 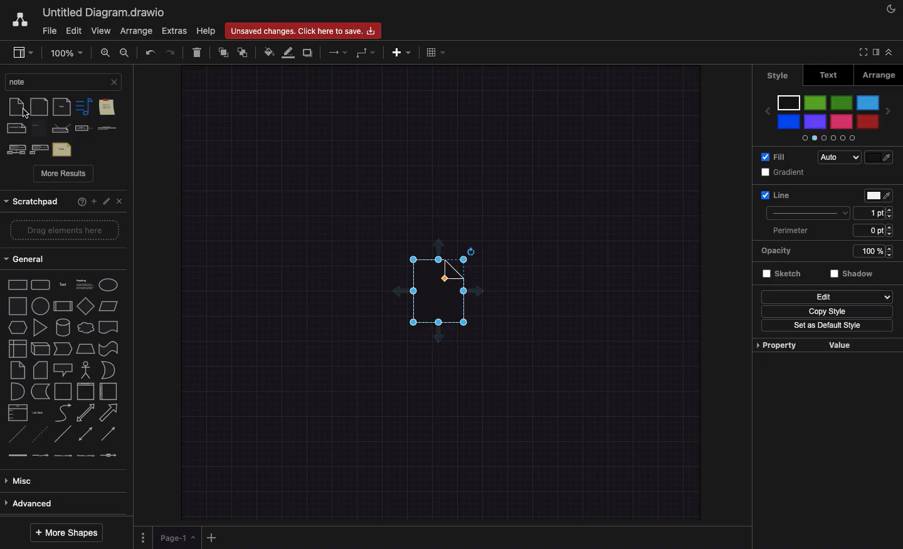 What do you see at coordinates (868, 121) in the screenshot?
I see `red` at bounding box center [868, 121].